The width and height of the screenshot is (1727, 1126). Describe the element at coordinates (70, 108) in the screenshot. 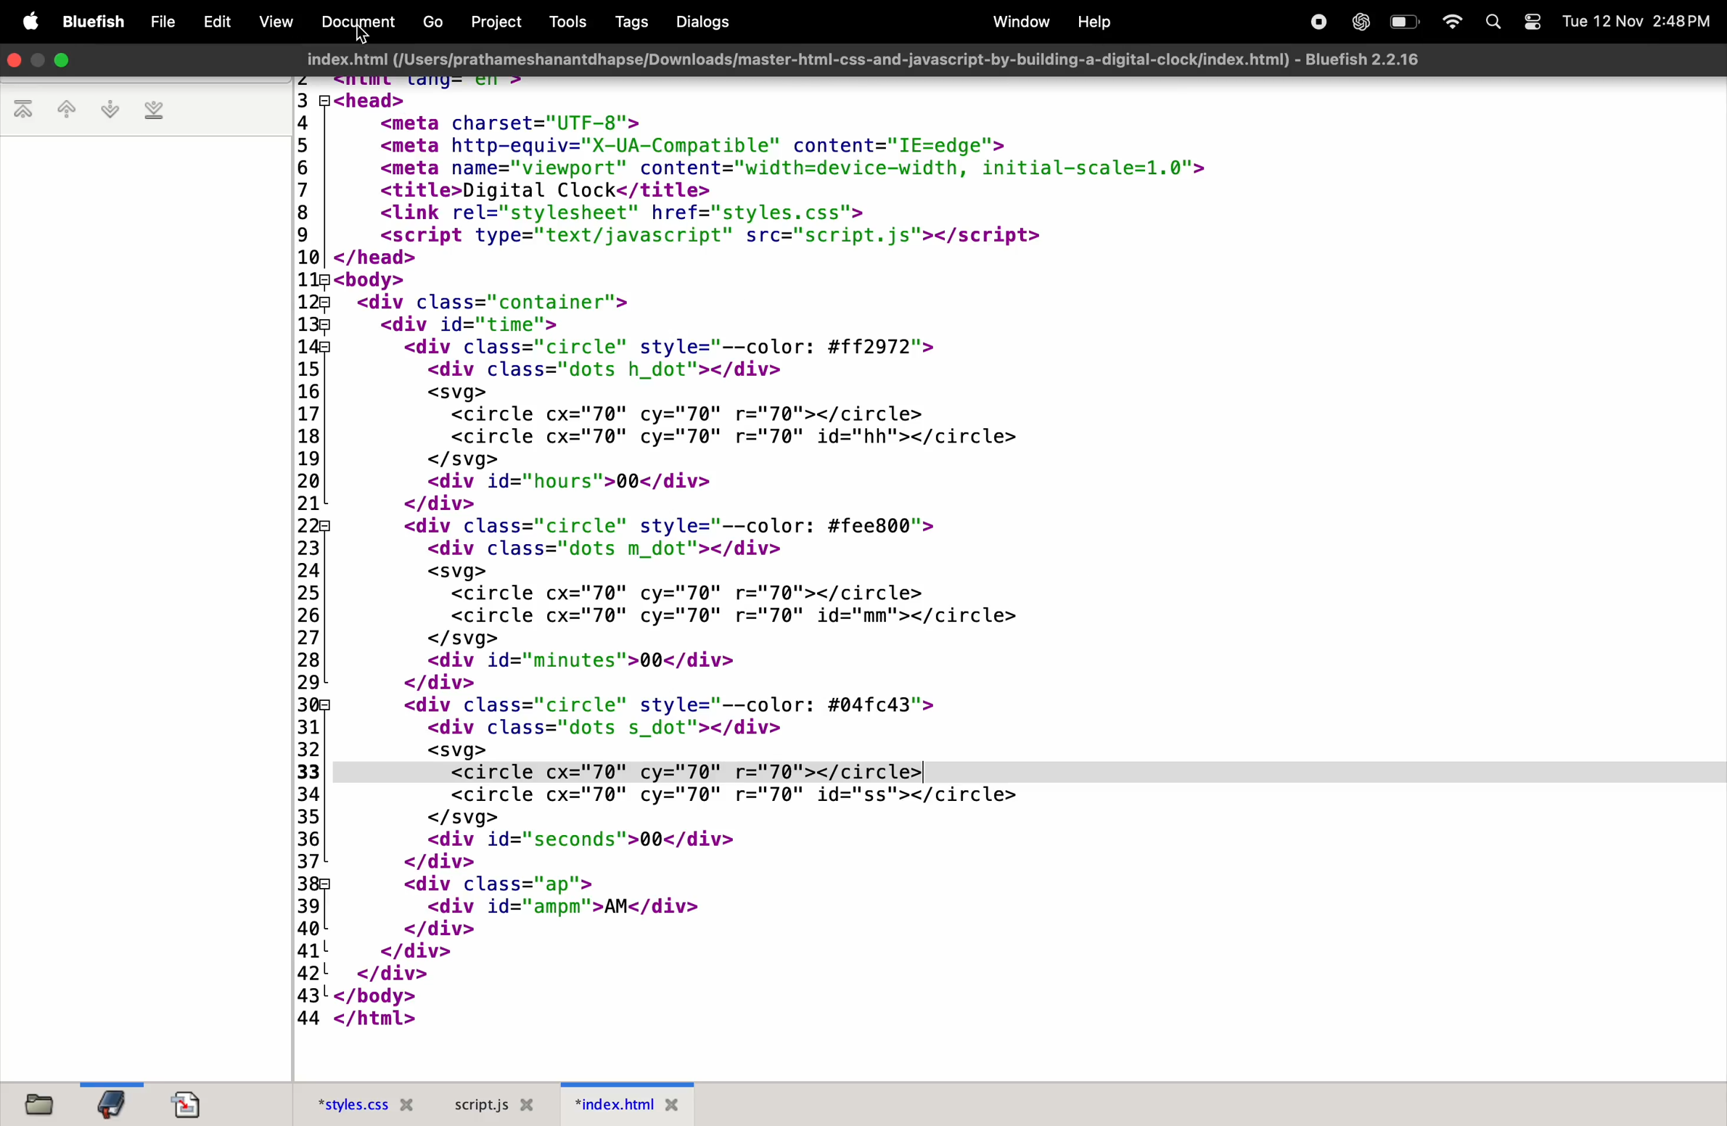

I see `previous bookmark` at that location.